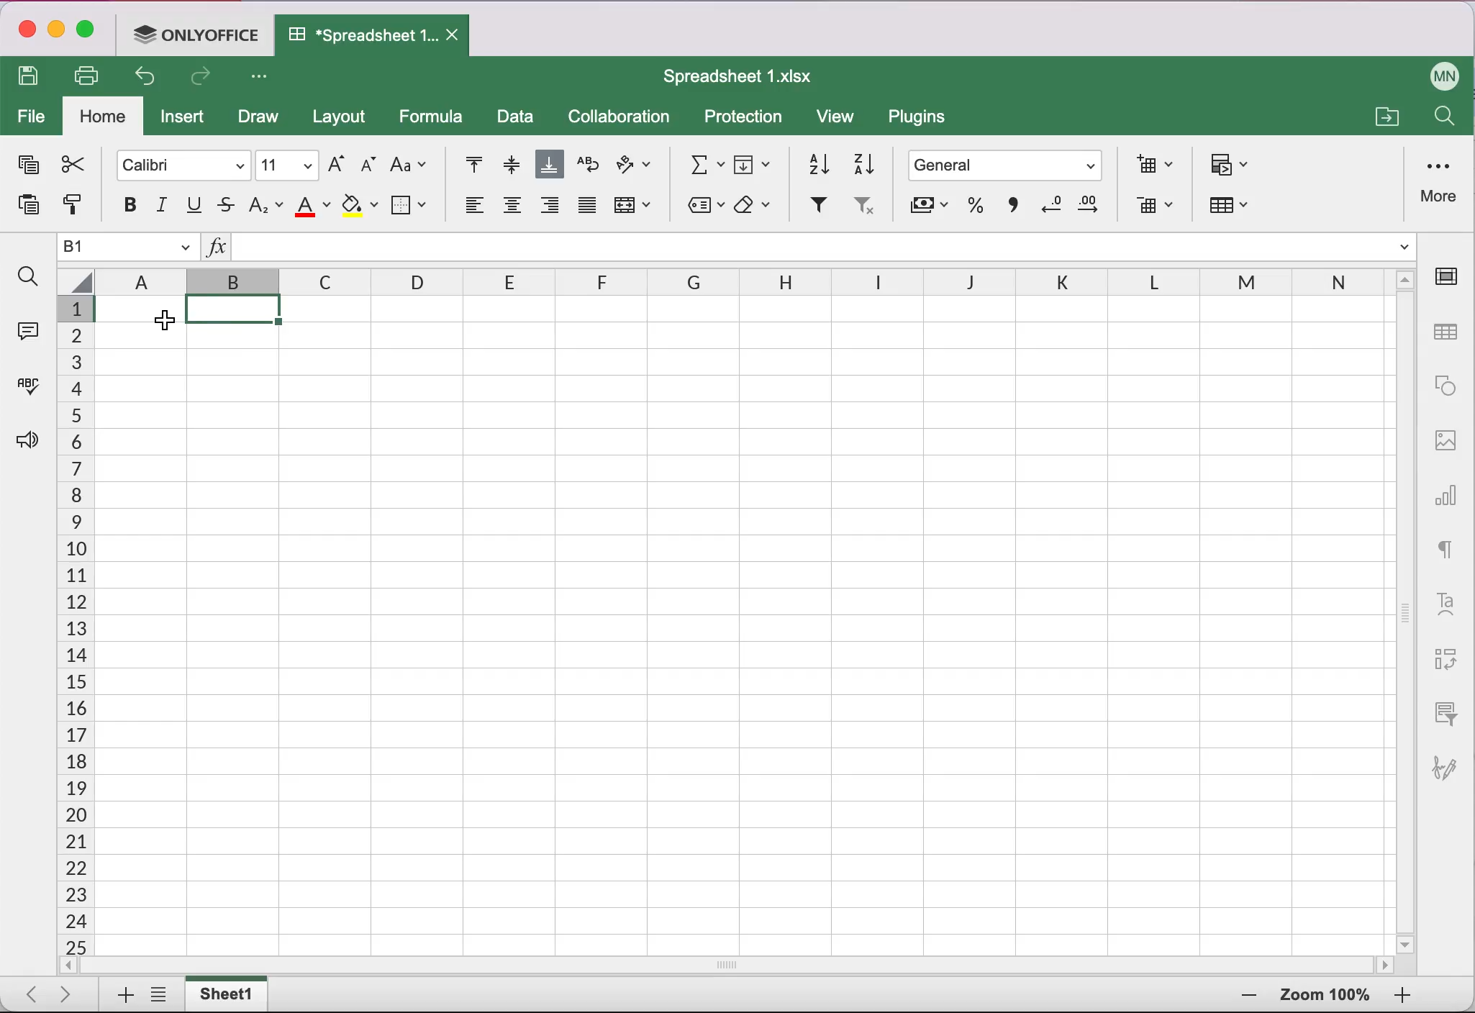 The height and width of the screenshot is (1013, 1475). Describe the element at coordinates (517, 119) in the screenshot. I see `data` at that location.